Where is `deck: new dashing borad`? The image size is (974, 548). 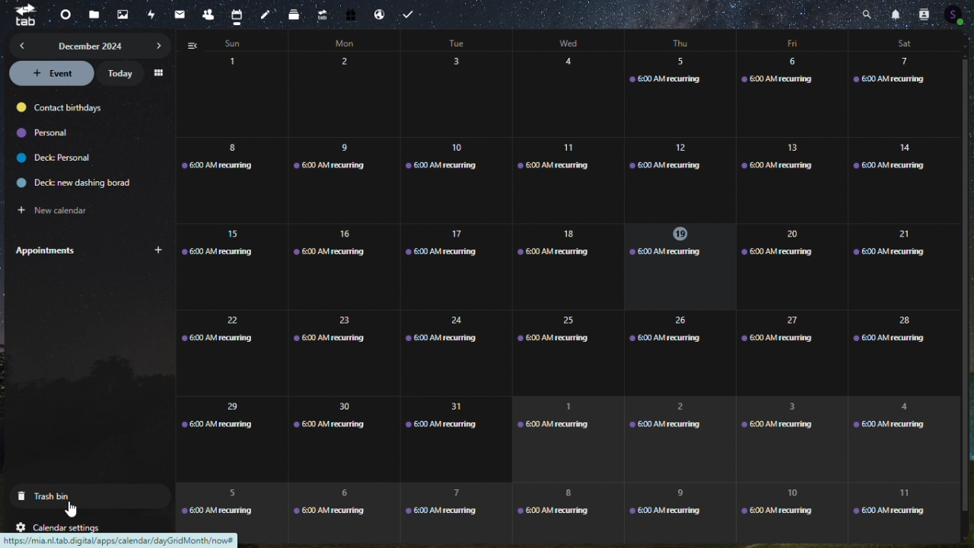
deck: new dashing borad is located at coordinates (68, 183).